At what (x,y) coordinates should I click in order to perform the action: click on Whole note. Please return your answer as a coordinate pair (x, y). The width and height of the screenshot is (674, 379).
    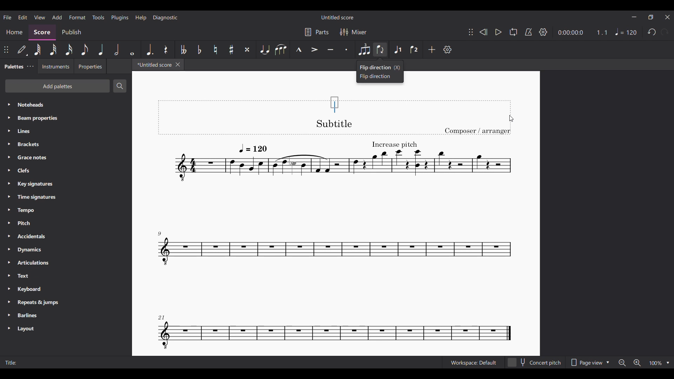
    Looking at the image, I should click on (133, 49).